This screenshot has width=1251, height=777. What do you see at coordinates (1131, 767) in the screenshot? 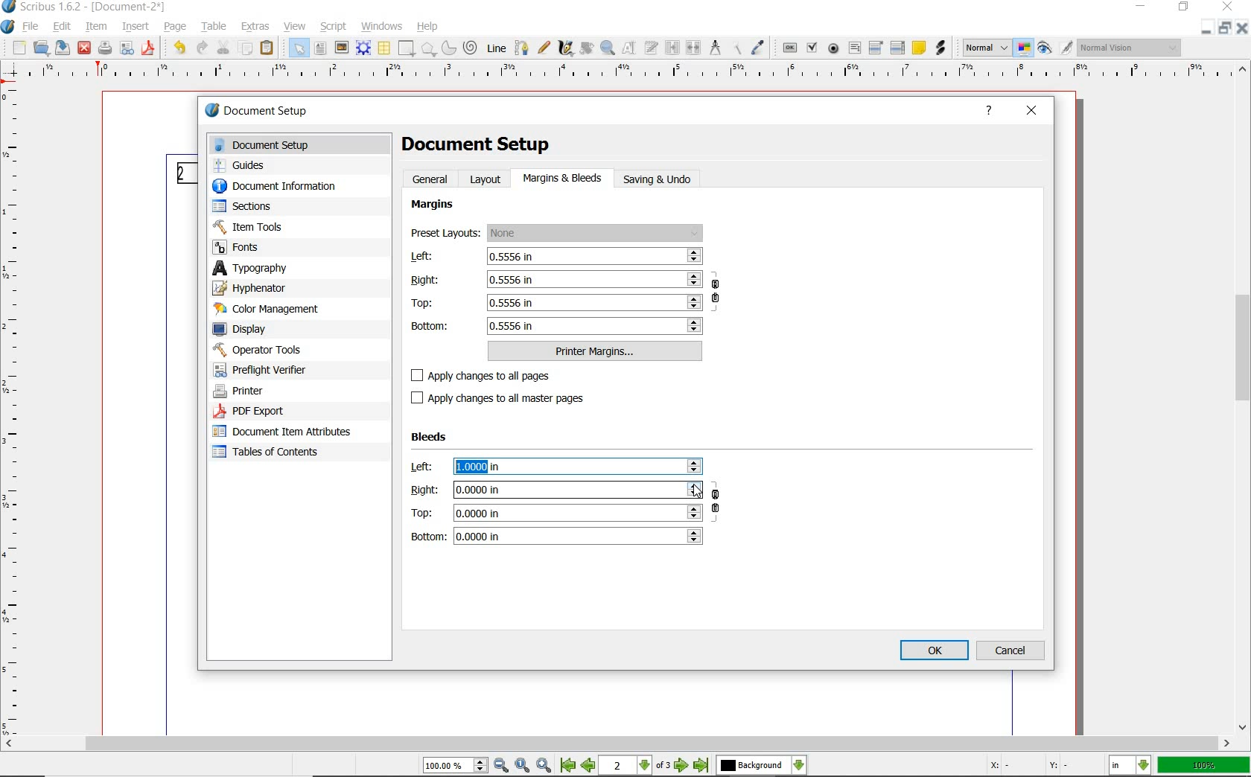
I see `select the current unit: in` at bounding box center [1131, 767].